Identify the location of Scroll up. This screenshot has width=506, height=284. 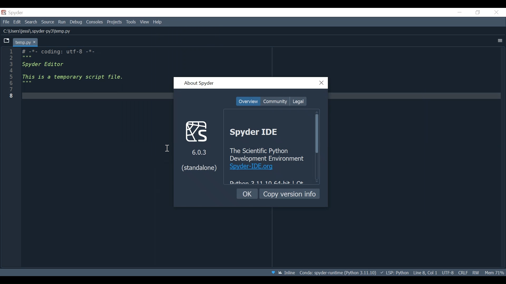
(318, 111).